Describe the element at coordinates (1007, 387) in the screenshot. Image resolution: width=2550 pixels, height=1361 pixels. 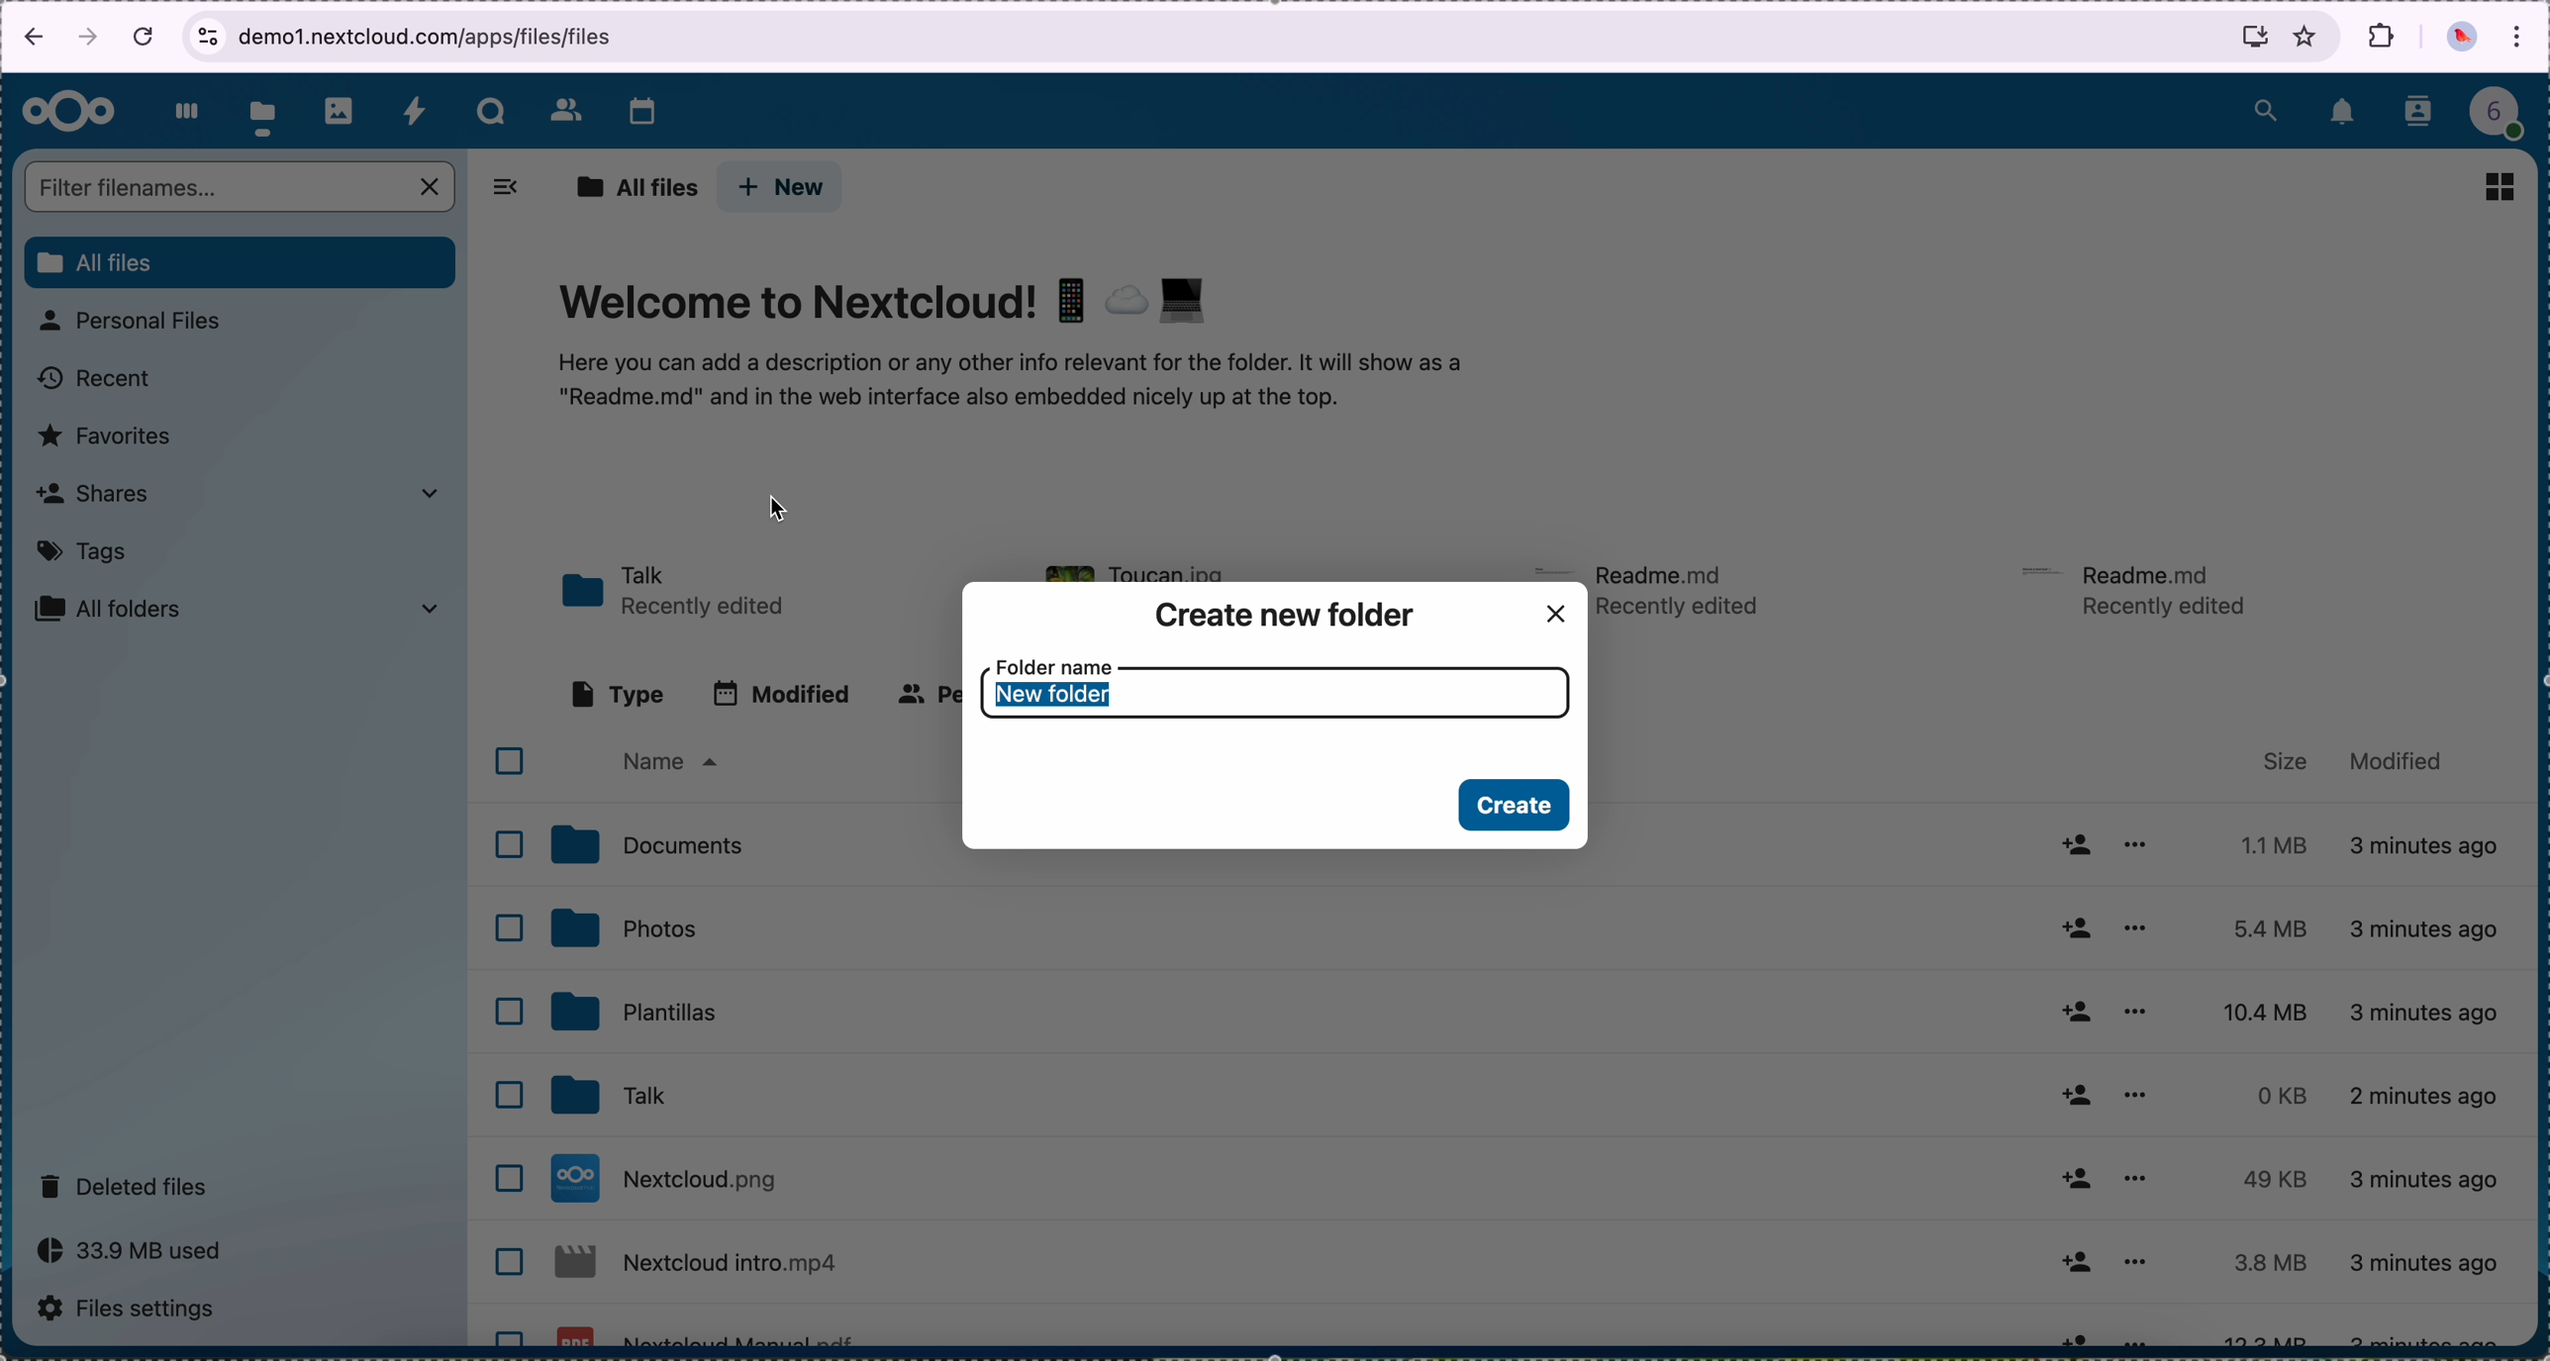
I see `welcome text` at that location.